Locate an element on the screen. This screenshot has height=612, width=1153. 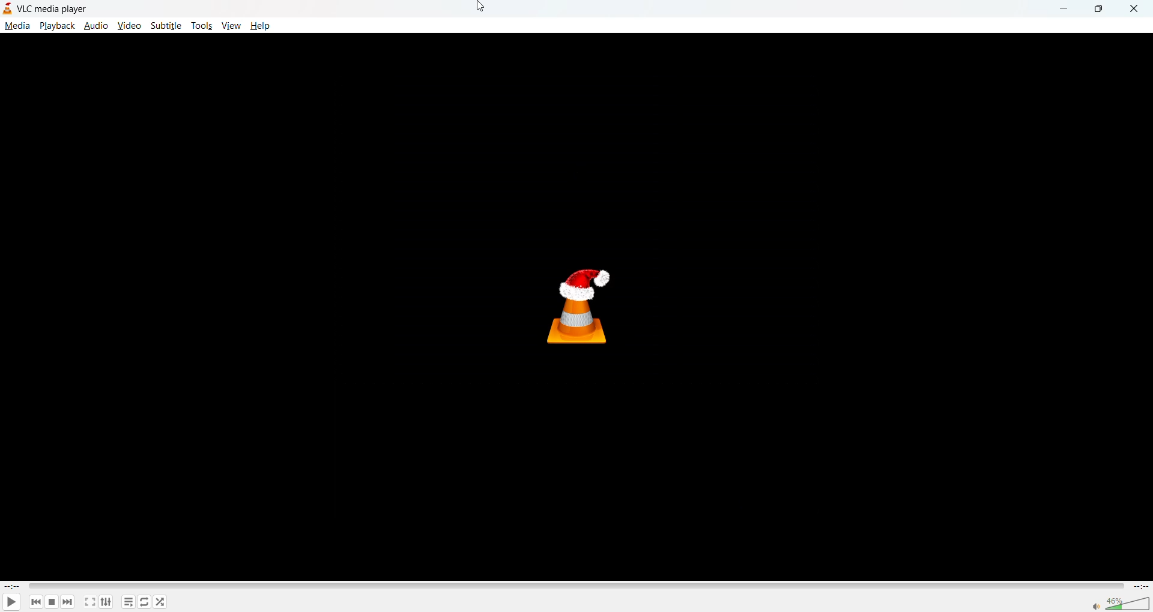
media is located at coordinates (17, 25).